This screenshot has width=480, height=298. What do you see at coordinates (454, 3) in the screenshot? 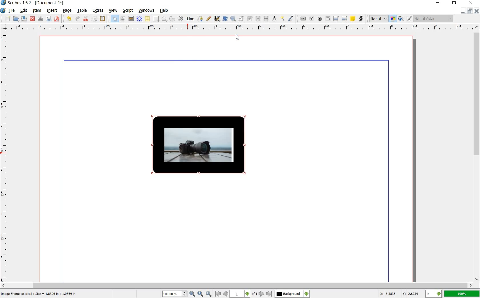
I see `restore` at bounding box center [454, 3].